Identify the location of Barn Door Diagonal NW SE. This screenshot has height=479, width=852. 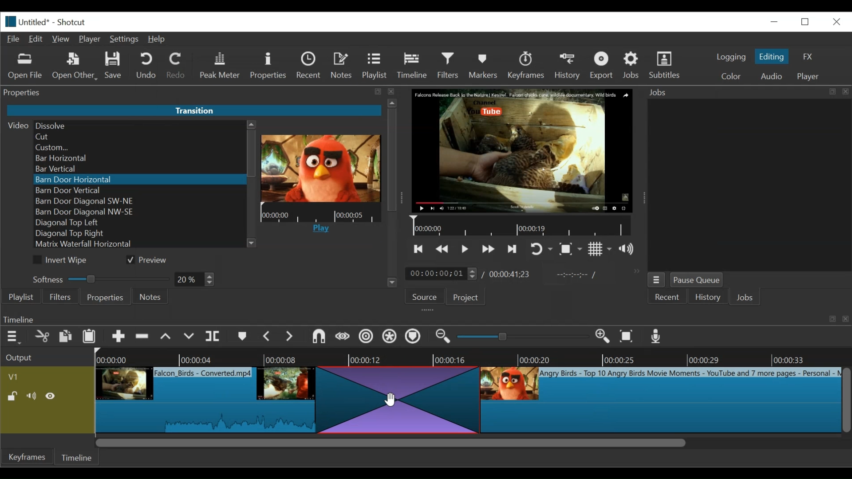
(138, 212).